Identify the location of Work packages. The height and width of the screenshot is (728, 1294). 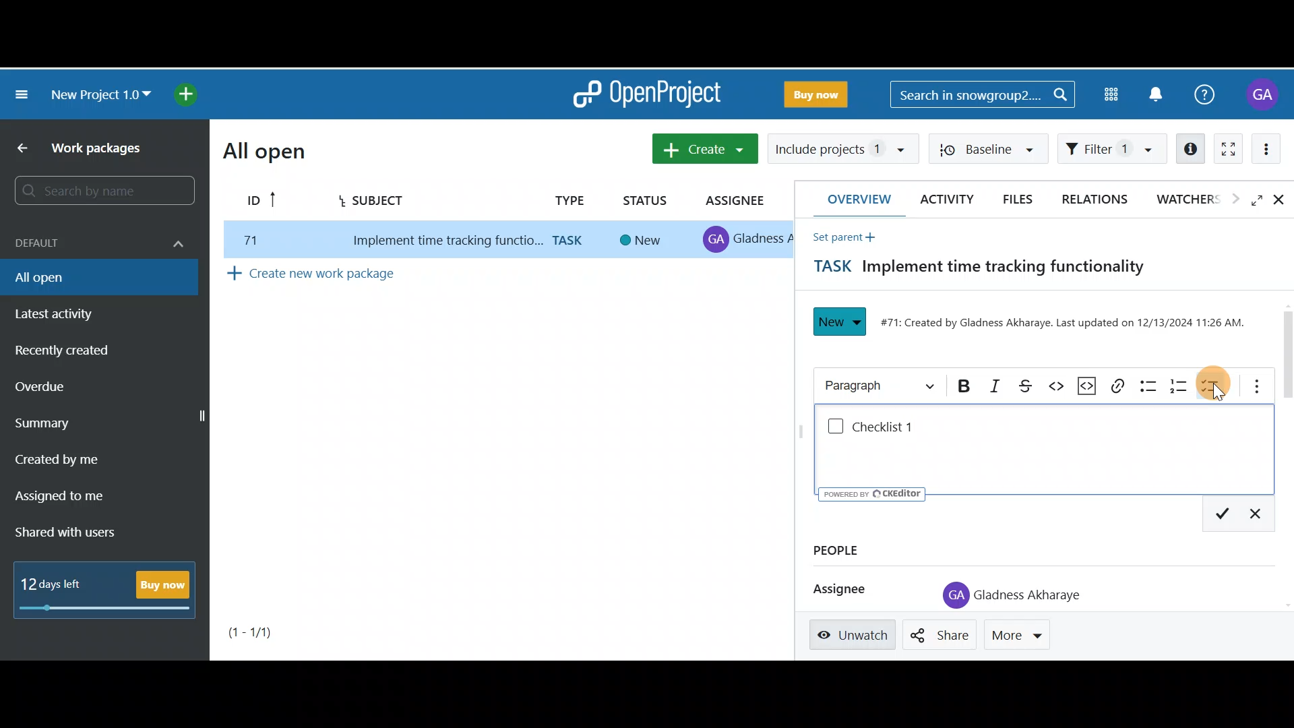
(88, 148).